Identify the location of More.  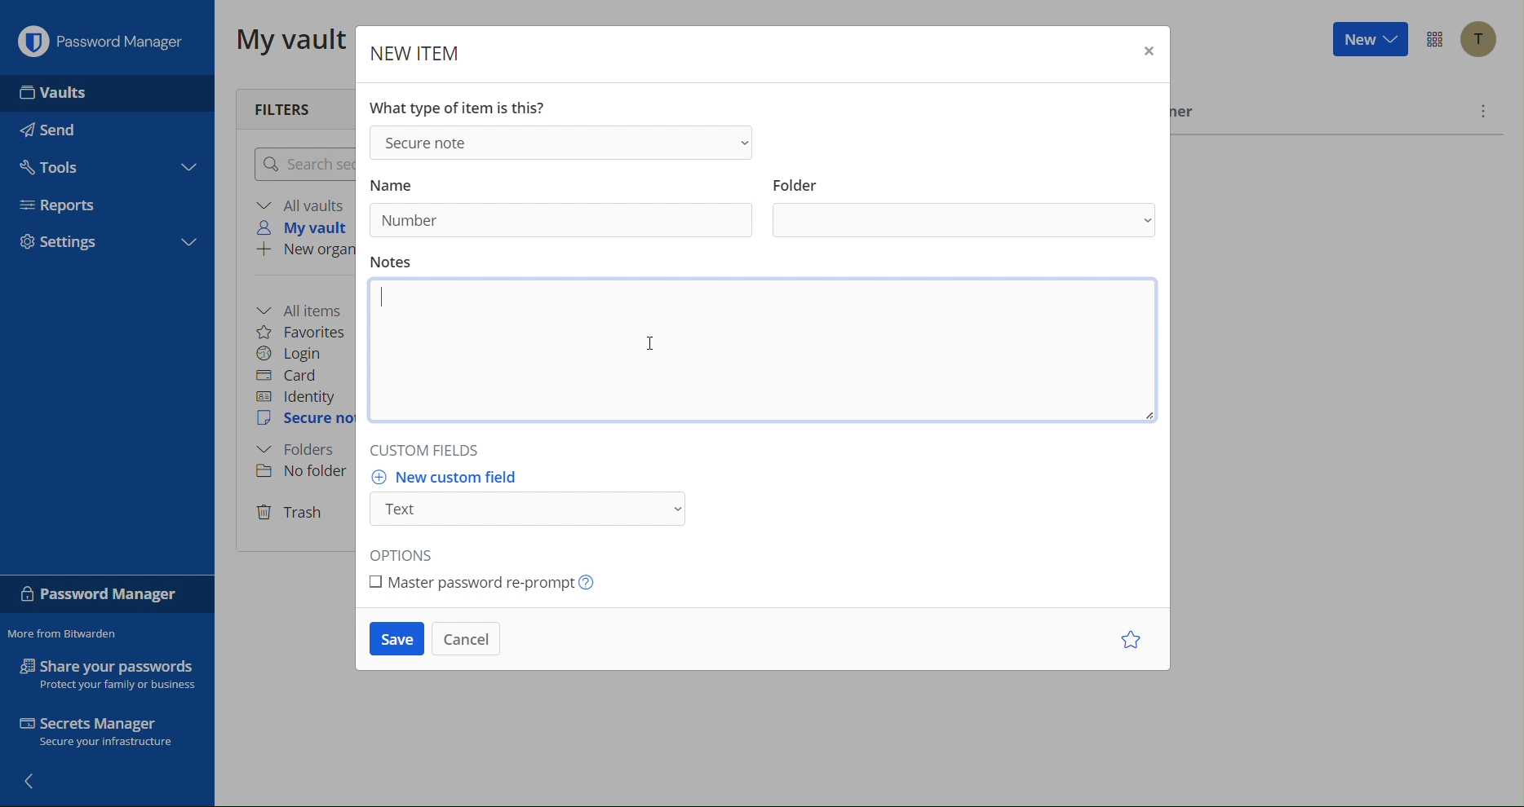
(1484, 110).